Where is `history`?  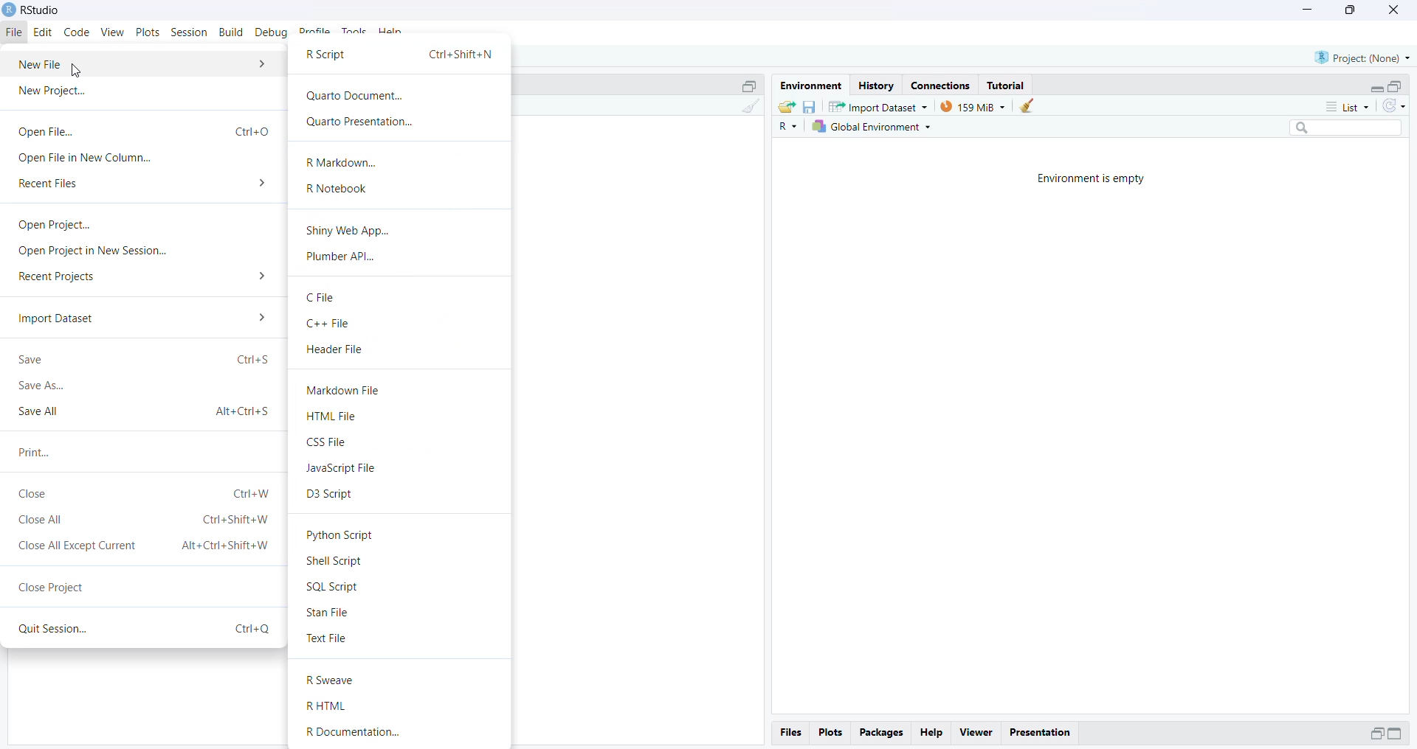 history is located at coordinates (875, 86).